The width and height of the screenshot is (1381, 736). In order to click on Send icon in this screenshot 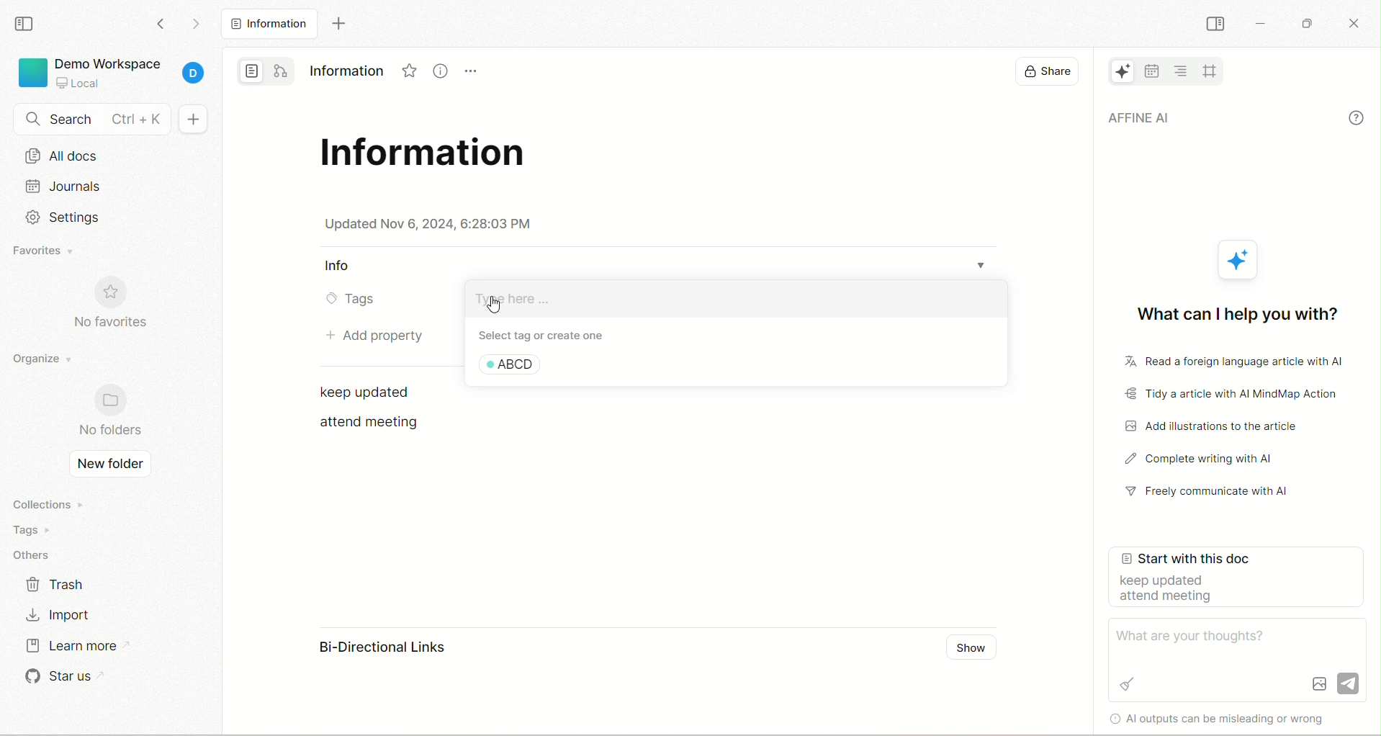, I will do `click(1349, 681)`.